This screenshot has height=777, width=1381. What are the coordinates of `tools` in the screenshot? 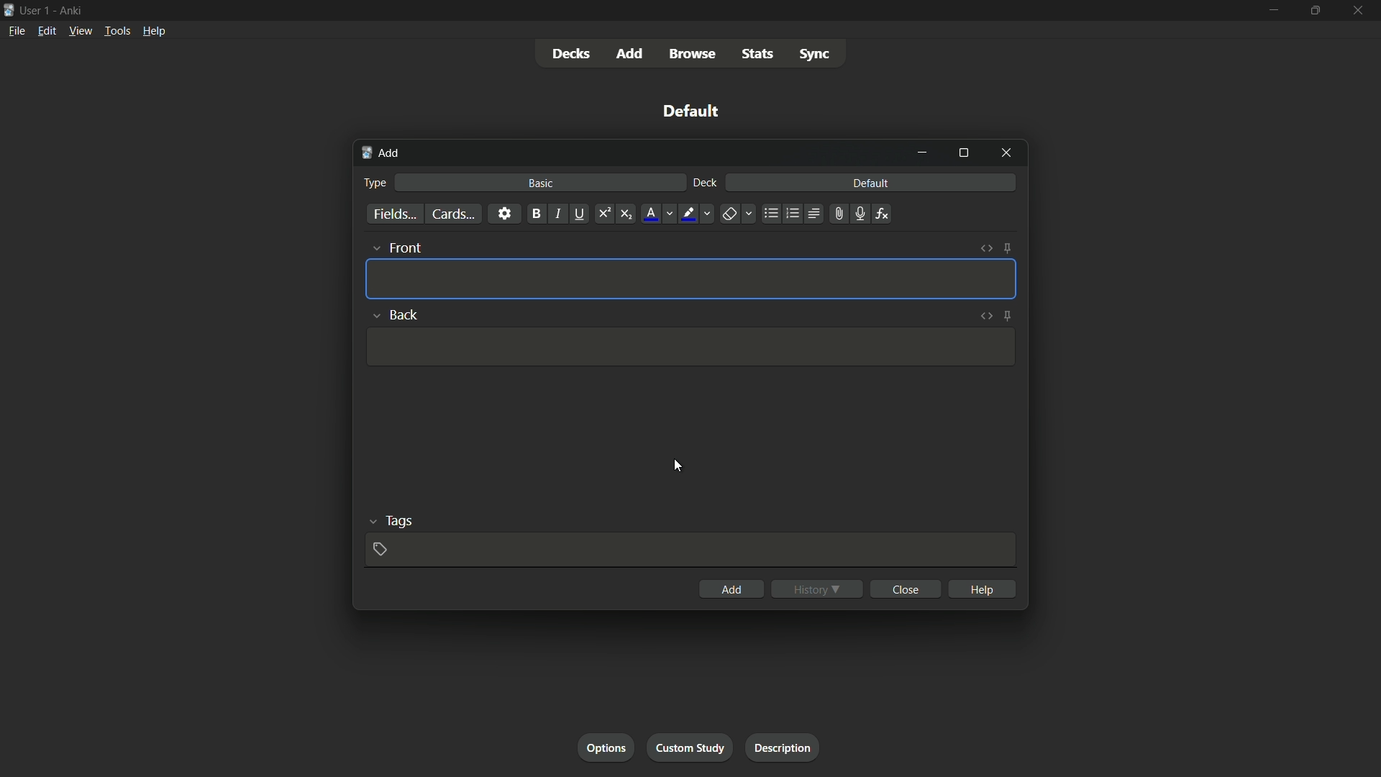 It's located at (116, 32).